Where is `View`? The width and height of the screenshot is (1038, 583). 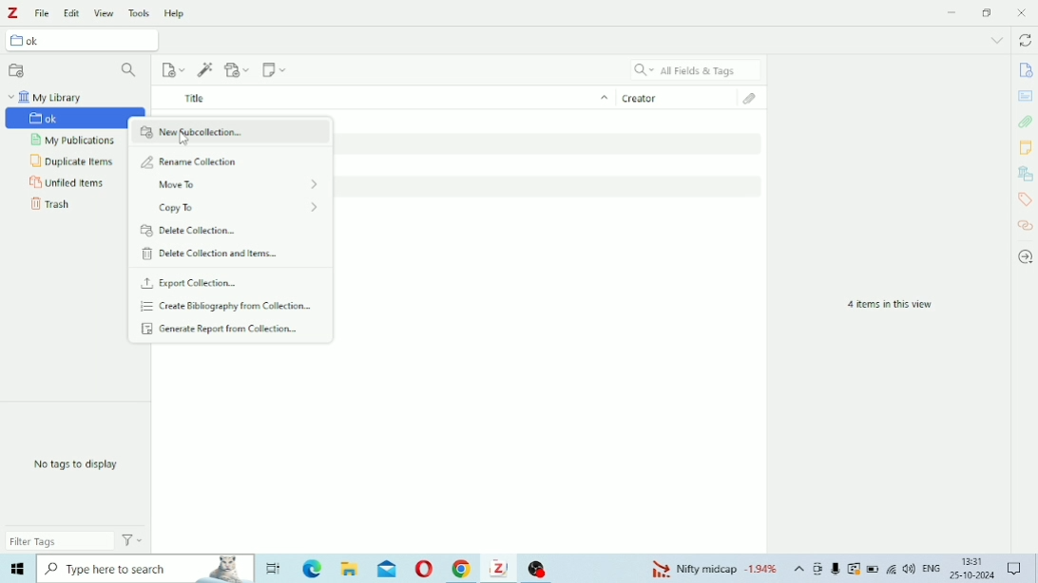 View is located at coordinates (104, 13).